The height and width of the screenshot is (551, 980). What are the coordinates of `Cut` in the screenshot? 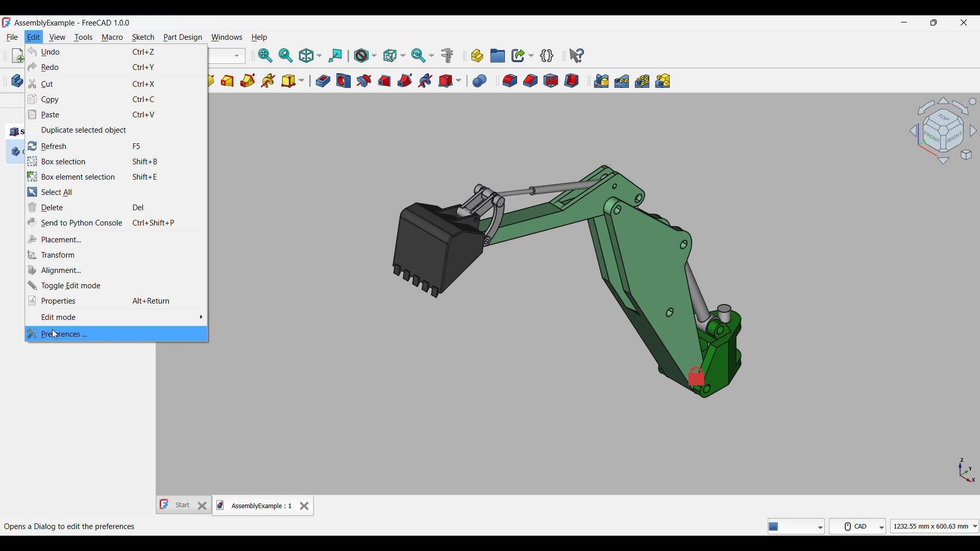 It's located at (115, 84).